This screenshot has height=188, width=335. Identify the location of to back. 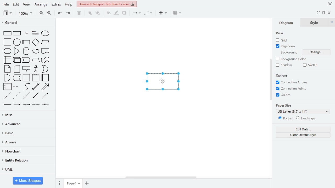
(98, 14).